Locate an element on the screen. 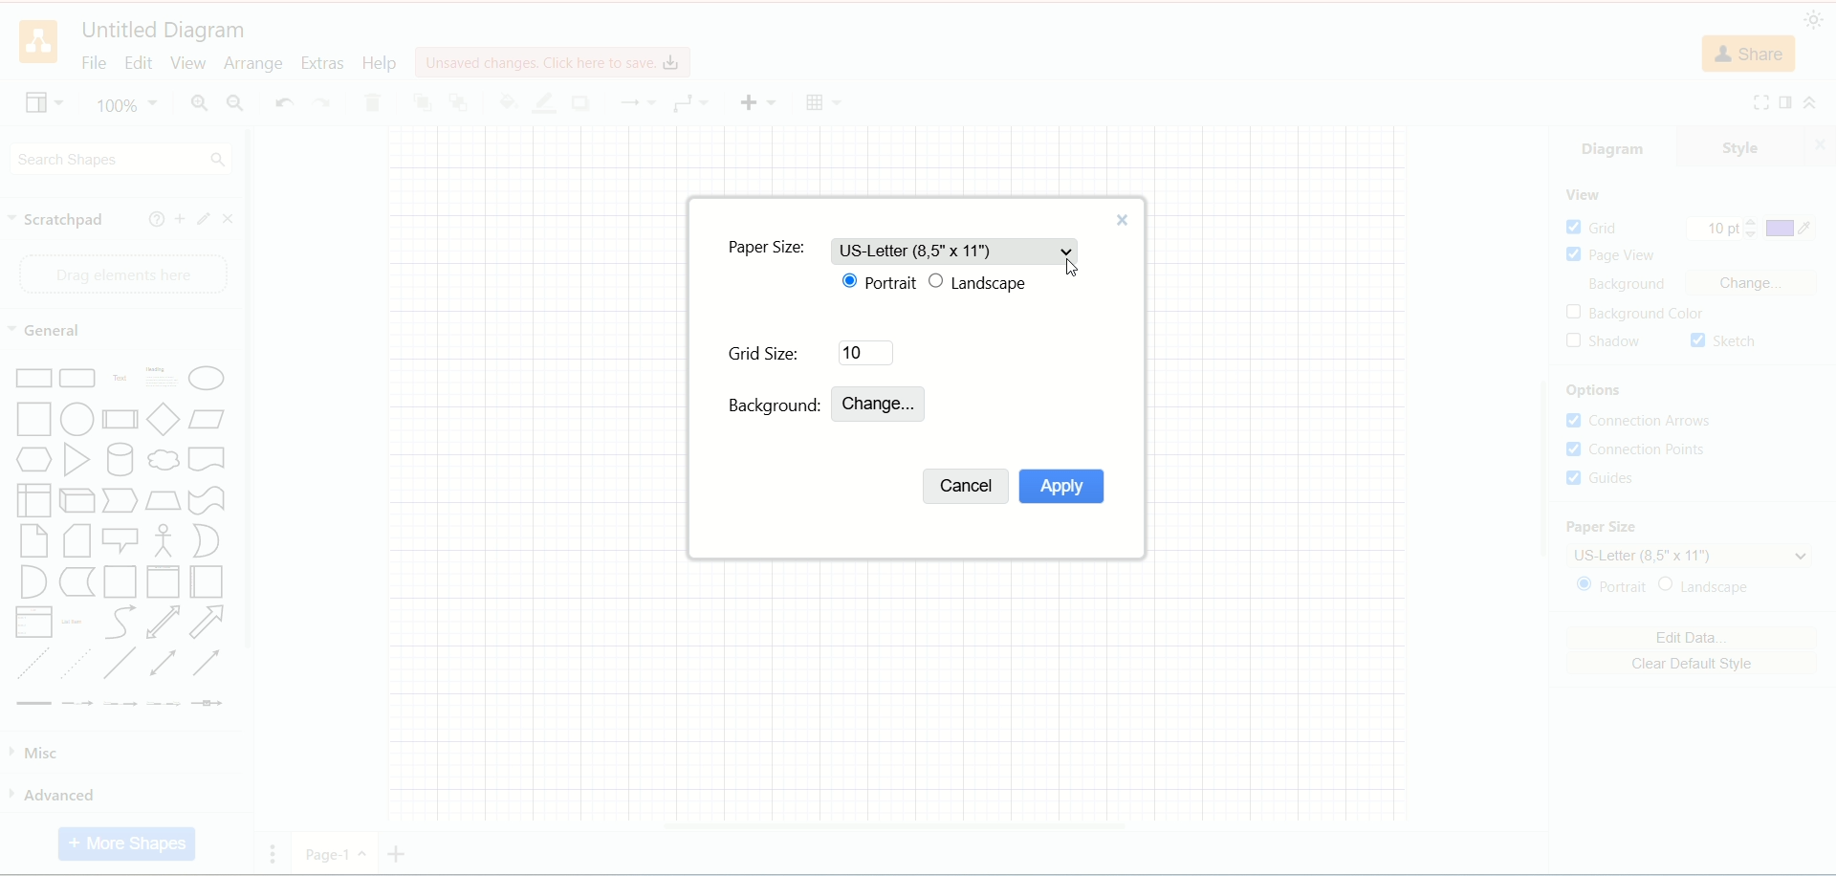 Image resolution: width=1836 pixels, height=876 pixels. landscape is located at coordinates (1719, 586).